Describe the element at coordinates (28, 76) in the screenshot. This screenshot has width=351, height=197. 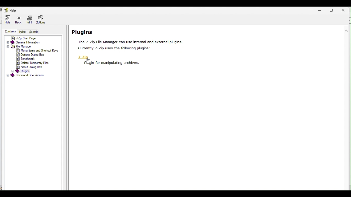
I see `Command line version ` at that location.